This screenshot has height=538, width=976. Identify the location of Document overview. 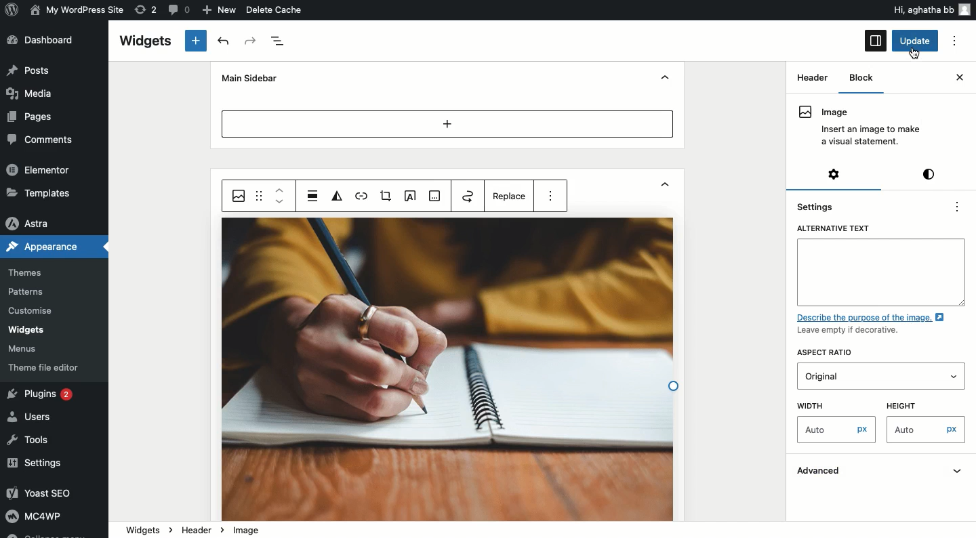
(279, 41).